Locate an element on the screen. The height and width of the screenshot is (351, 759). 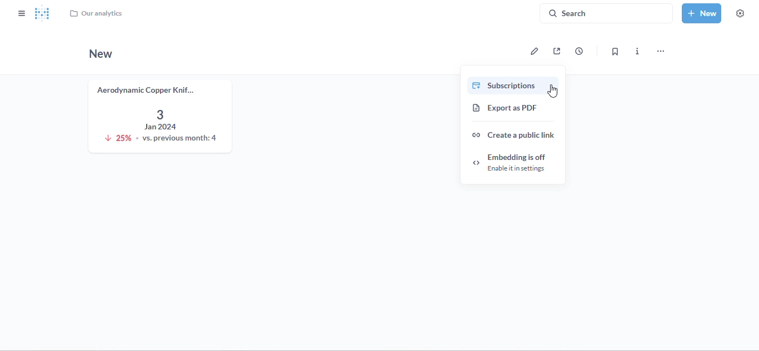
auto-refresh is located at coordinates (579, 51).